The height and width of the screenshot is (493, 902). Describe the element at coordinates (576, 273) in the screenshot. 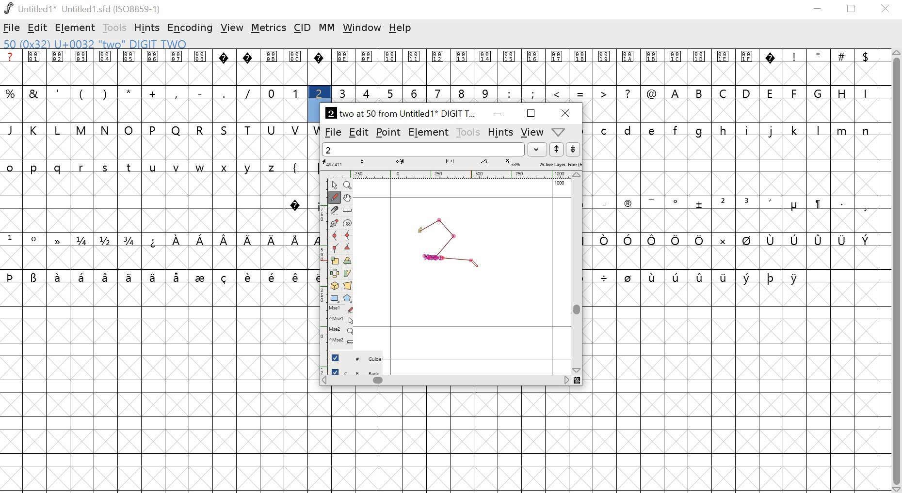

I see `scrollbar` at that location.